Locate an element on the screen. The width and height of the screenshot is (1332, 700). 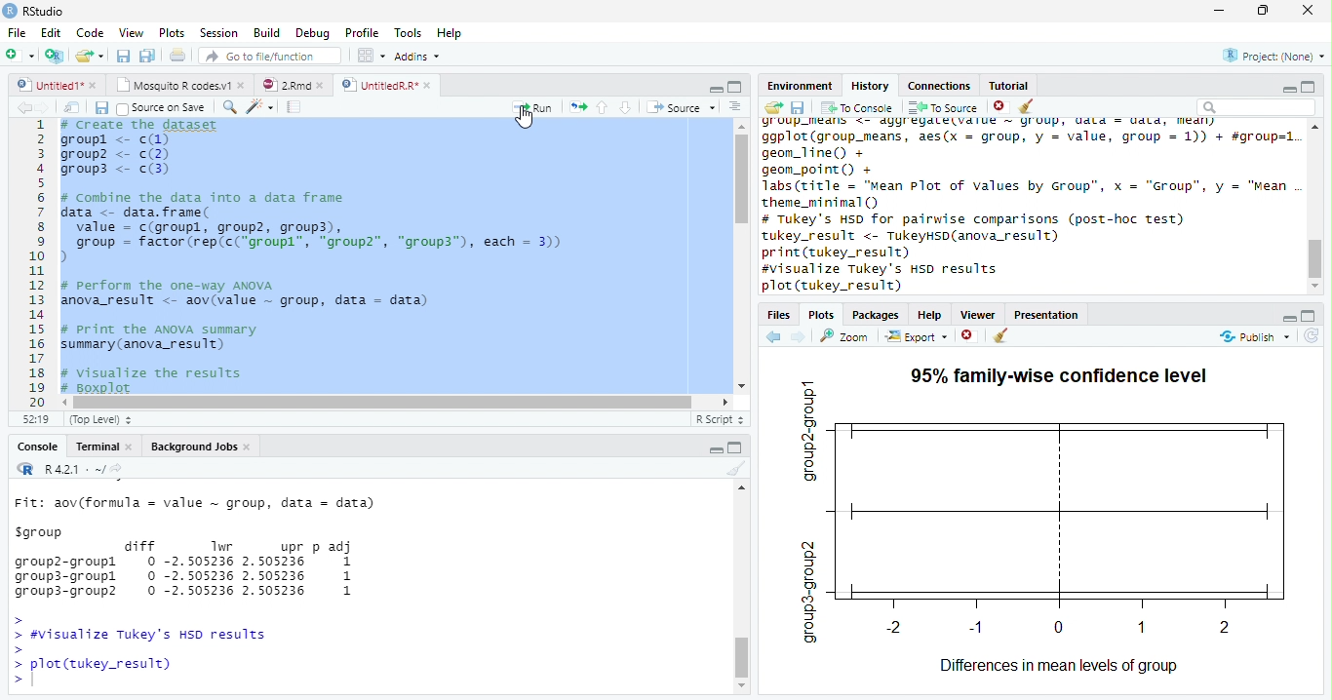
Plots is located at coordinates (172, 33).